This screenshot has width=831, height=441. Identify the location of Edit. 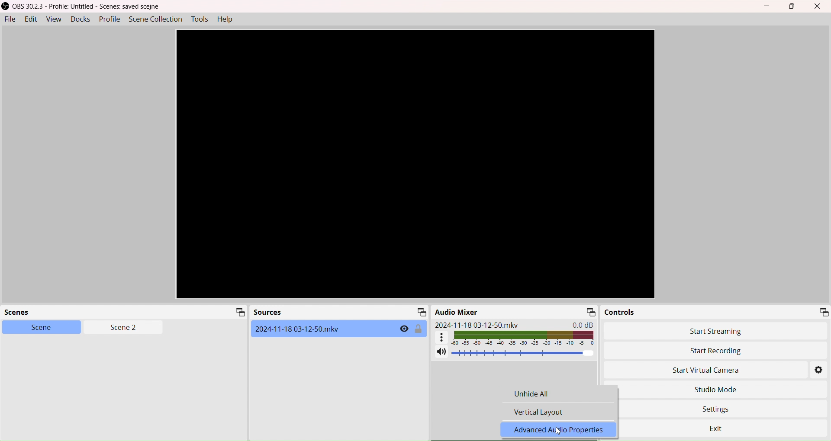
(30, 19).